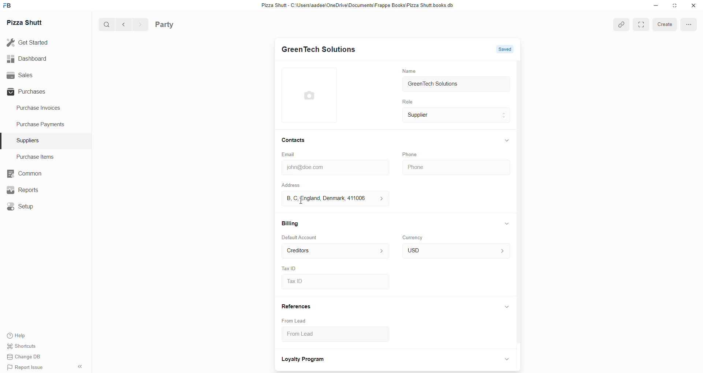 Image resolution: width=703 pixels, height=373 pixels. What do you see at coordinates (24, 173) in the screenshot?
I see `‘Common` at bounding box center [24, 173].